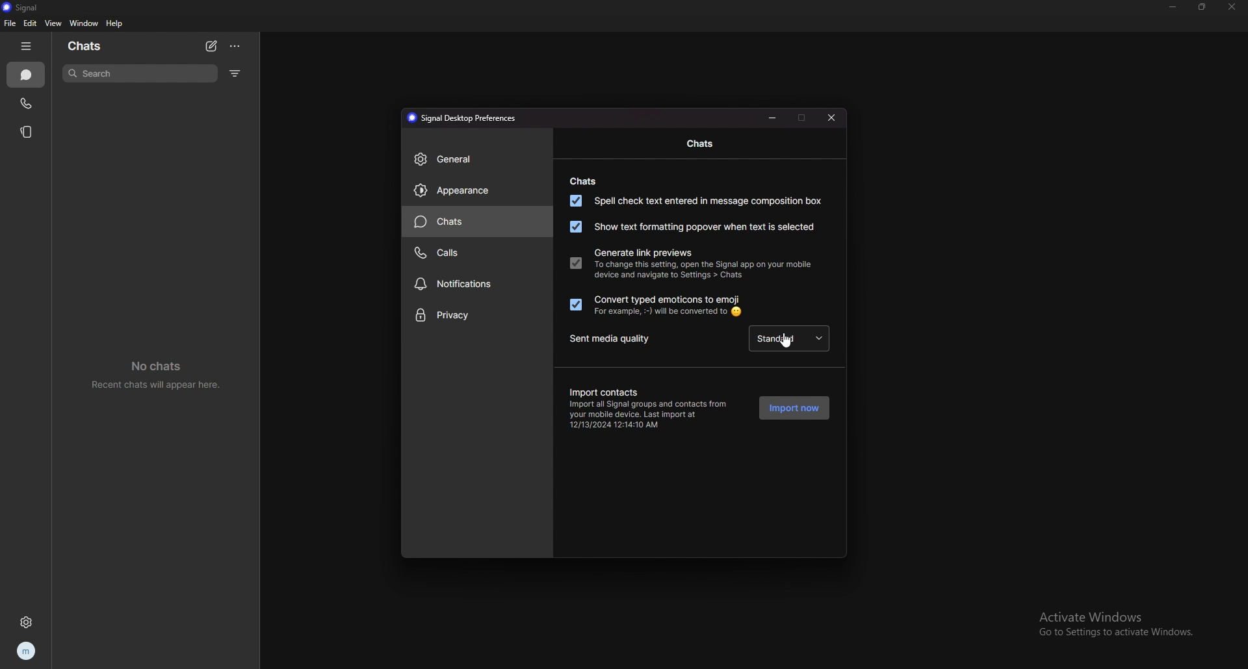 This screenshot has width=1248, height=669. I want to click on cursor, so click(789, 339).